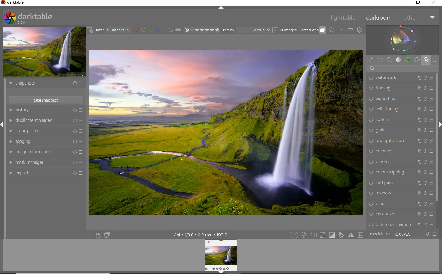 Image resolution: width=442 pixels, height=274 pixels. What do you see at coordinates (201, 235) in the screenshot?
I see `DISPLAYED GUI INFO` at bounding box center [201, 235].